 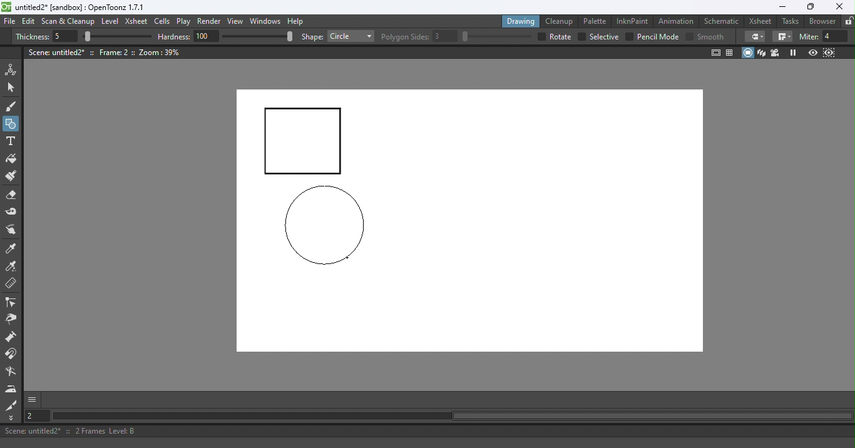 What do you see at coordinates (712, 36) in the screenshot?
I see `smooth` at bounding box center [712, 36].